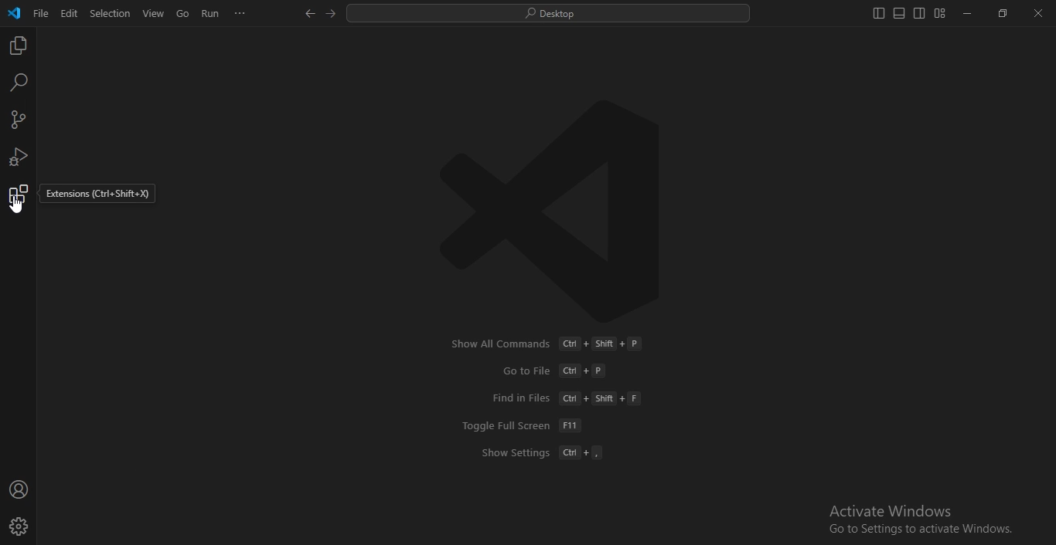 The height and width of the screenshot is (545, 1056). What do you see at coordinates (19, 120) in the screenshot?
I see `source control` at bounding box center [19, 120].